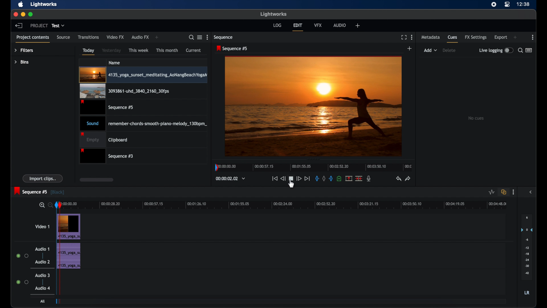 This screenshot has height=308, width=547. Describe the element at coordinates (298, 27) in the screenshot. I see `edit` at that location.